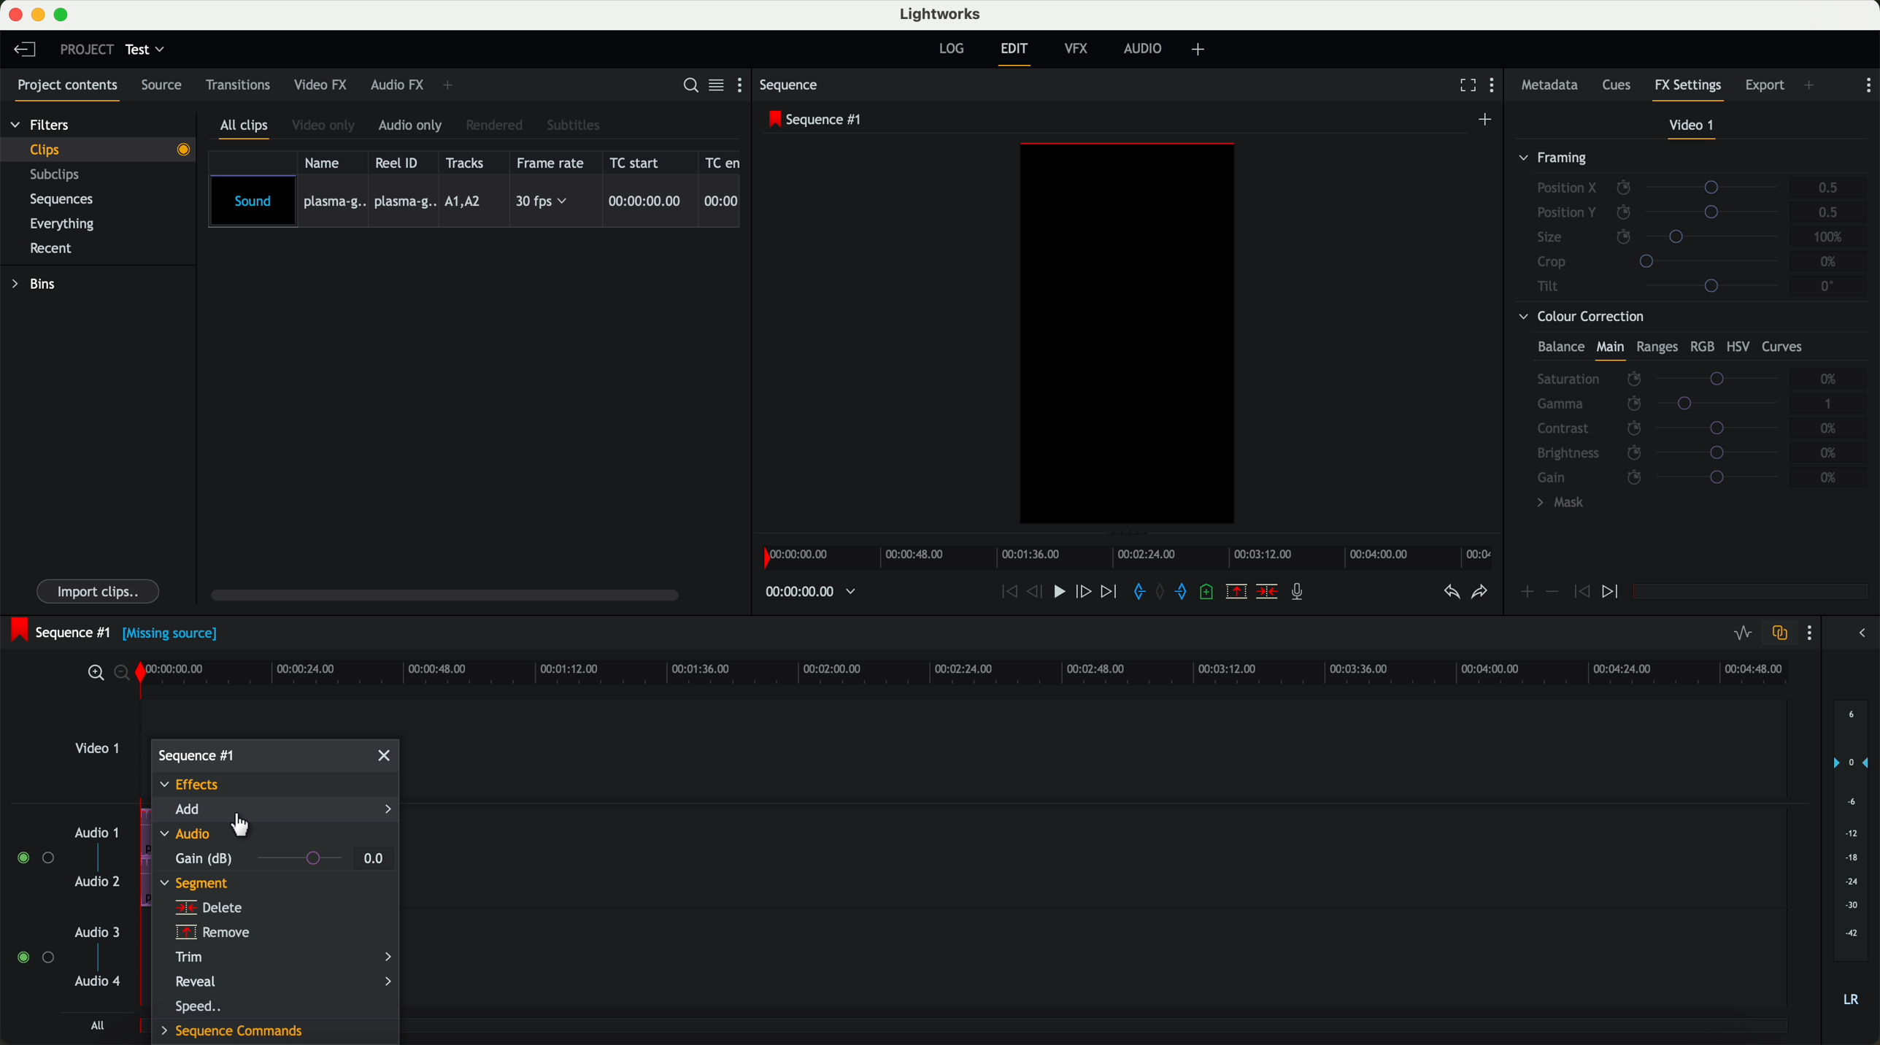  What do you see at coordinates (97, 753) in the screenshot?
I see `video 1` at bounding box center [97, 753].